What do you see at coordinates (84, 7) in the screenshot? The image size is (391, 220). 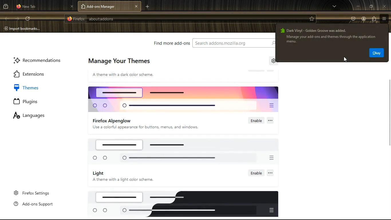 I see `add tab` at bounding box center [84, 7].